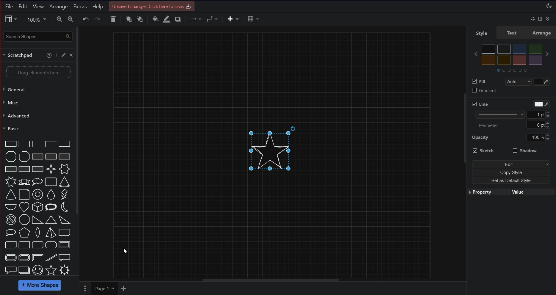  I want to click on partial rectangle, so click(65, 143).